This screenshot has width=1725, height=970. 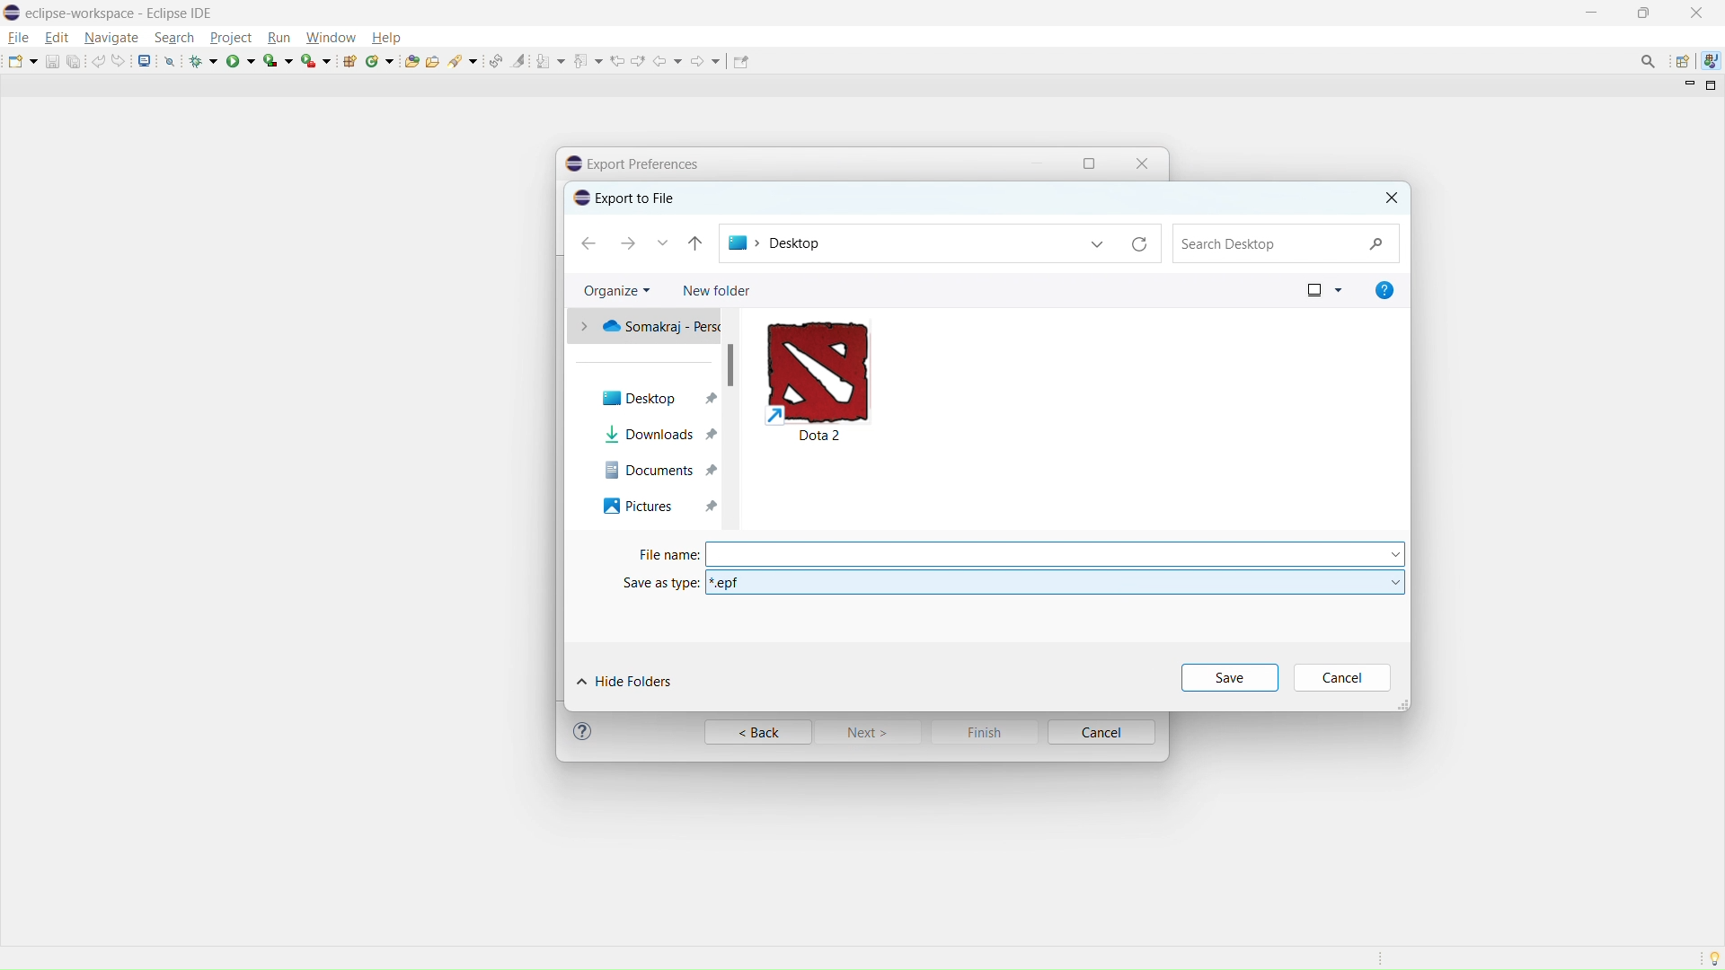 I want to click on Documents, so click(x=644, y=472).